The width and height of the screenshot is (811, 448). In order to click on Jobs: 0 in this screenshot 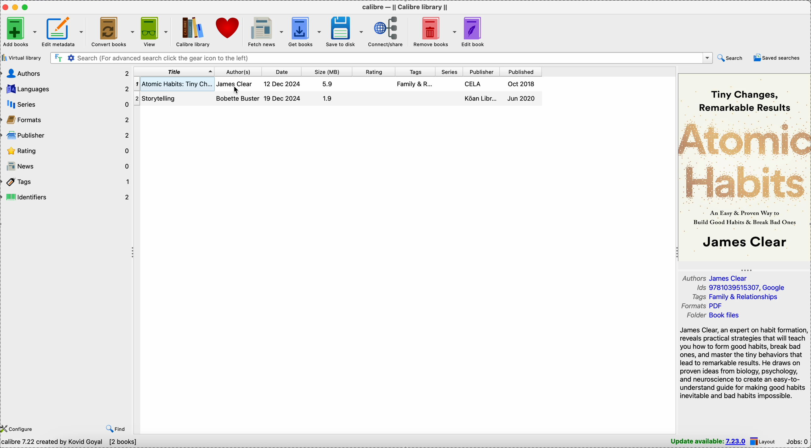, I will do `click(797, 441)`.